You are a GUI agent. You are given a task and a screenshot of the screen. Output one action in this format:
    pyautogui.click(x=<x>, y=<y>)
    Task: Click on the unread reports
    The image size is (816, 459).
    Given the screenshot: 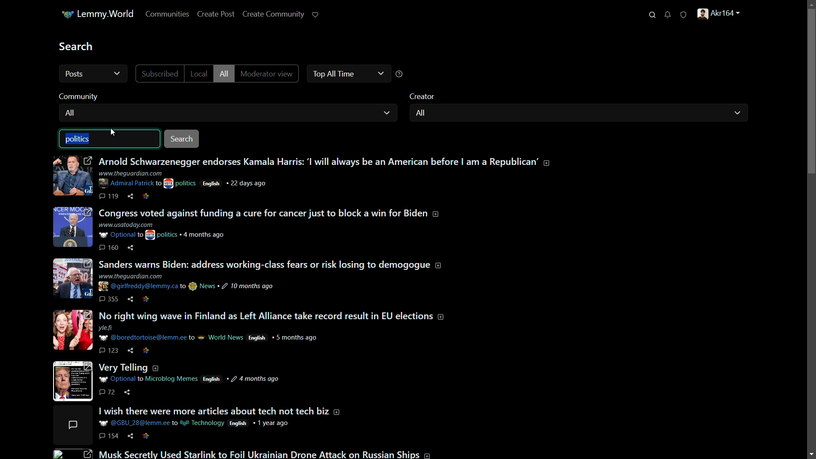 What is the action you would take?
    pyautogui.click(x=683, y=15)
    